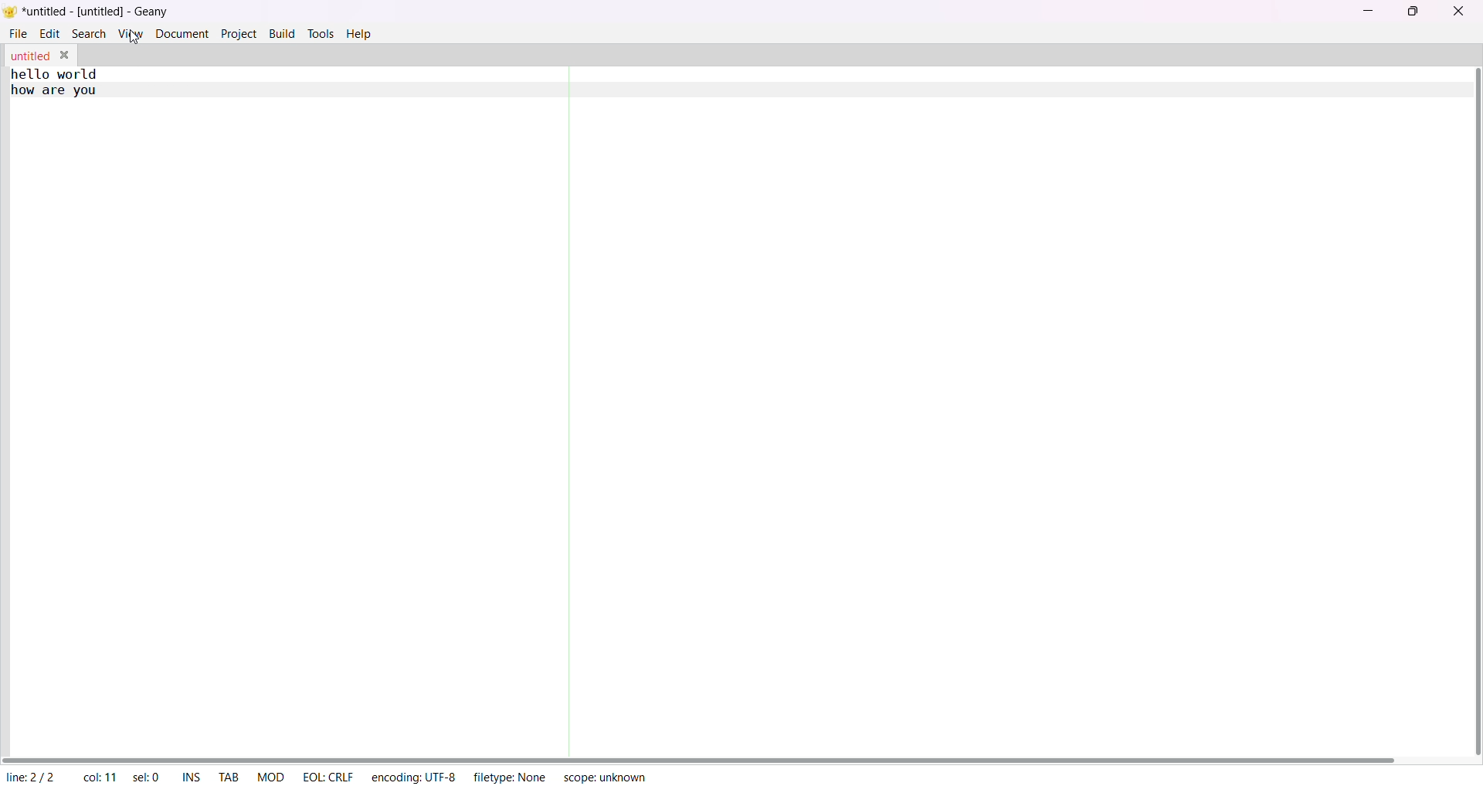 The height and width of the screenshot is (786, 1483). Describe the element at coordinates (508, 775) in the screenshot. I see `filetype` at that location.